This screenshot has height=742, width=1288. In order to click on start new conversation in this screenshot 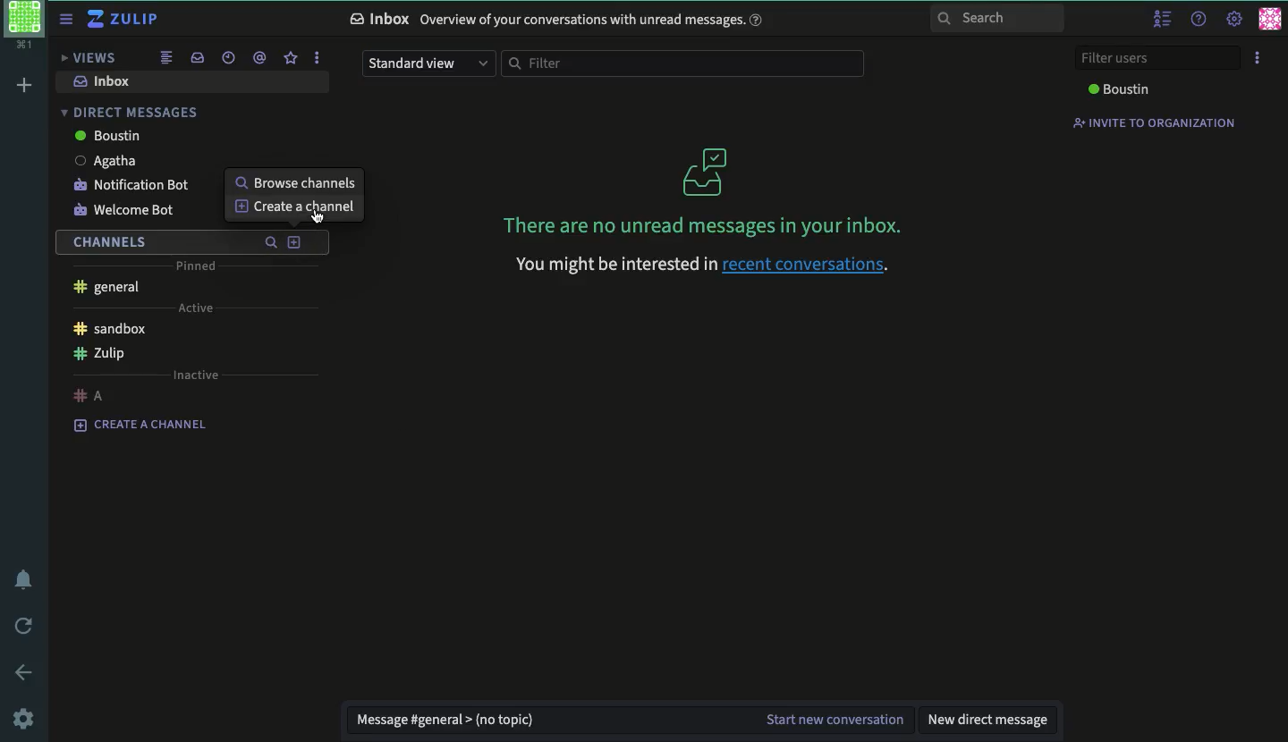, I will do `click(838, 720)`.